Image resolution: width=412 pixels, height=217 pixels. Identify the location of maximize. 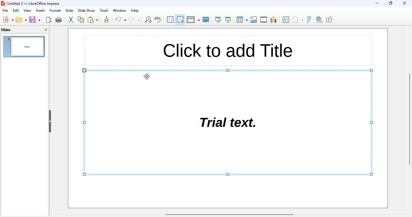
(391, 3).